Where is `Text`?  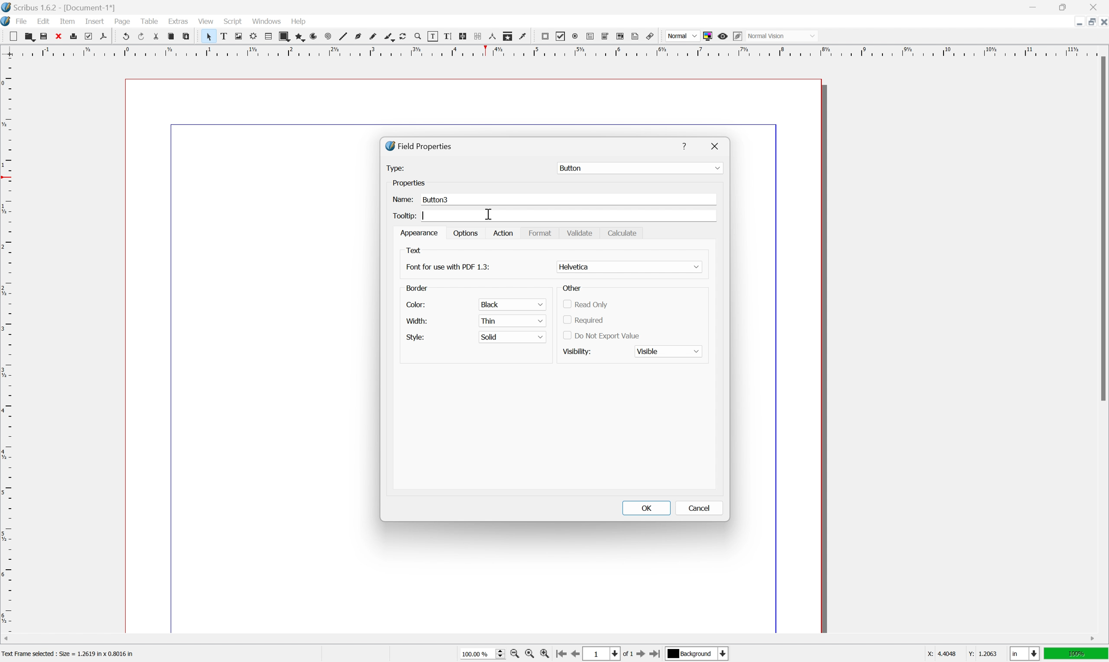 Text is located at coordinates (413, 250).